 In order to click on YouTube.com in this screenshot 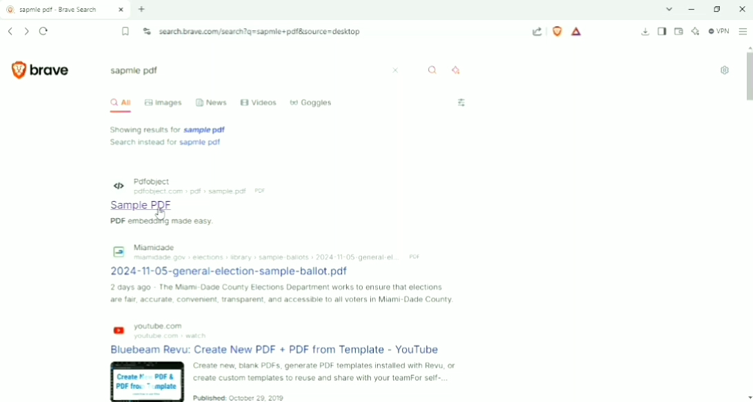, I will do `click(164, 325)`.